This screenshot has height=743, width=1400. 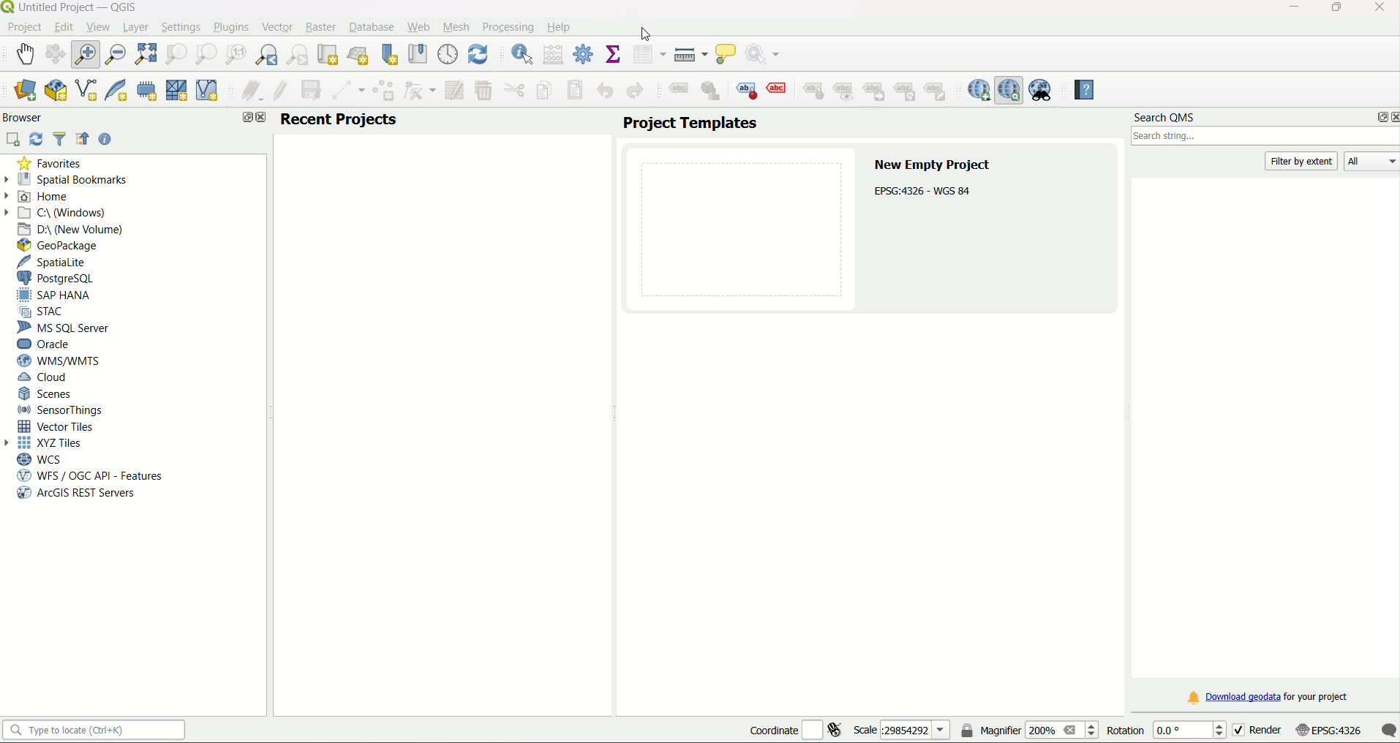 What do you see at coordinates (75, 494) in the screenshot?
I see `AroGIS REST Servers` at bounding box center [75, 494].